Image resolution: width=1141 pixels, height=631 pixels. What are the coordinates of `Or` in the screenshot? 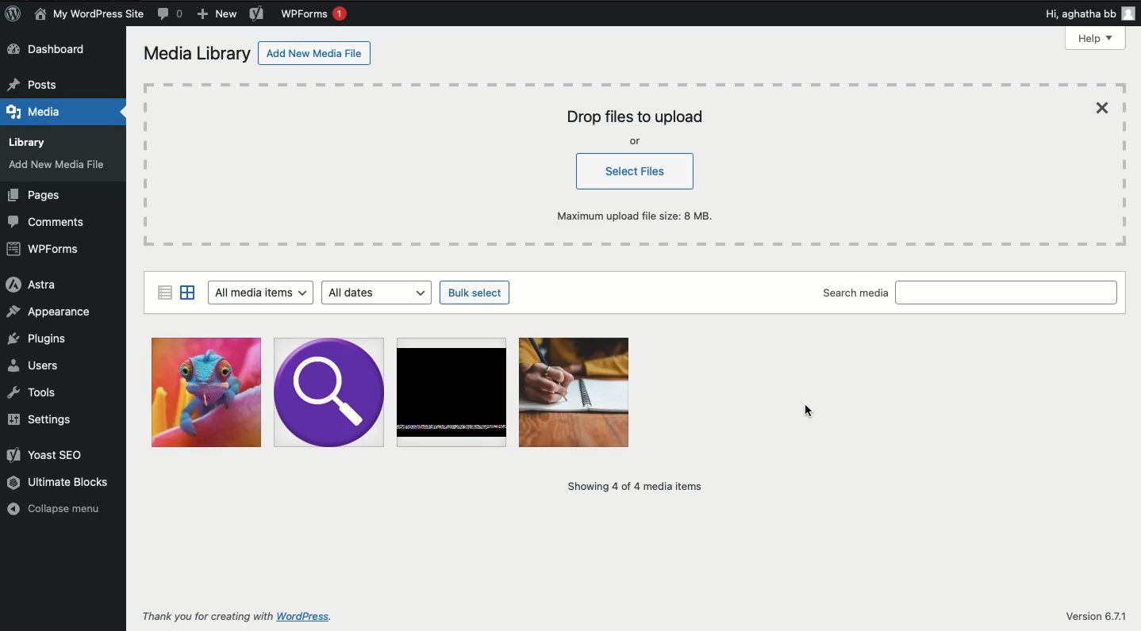 It's located at (636, 142).